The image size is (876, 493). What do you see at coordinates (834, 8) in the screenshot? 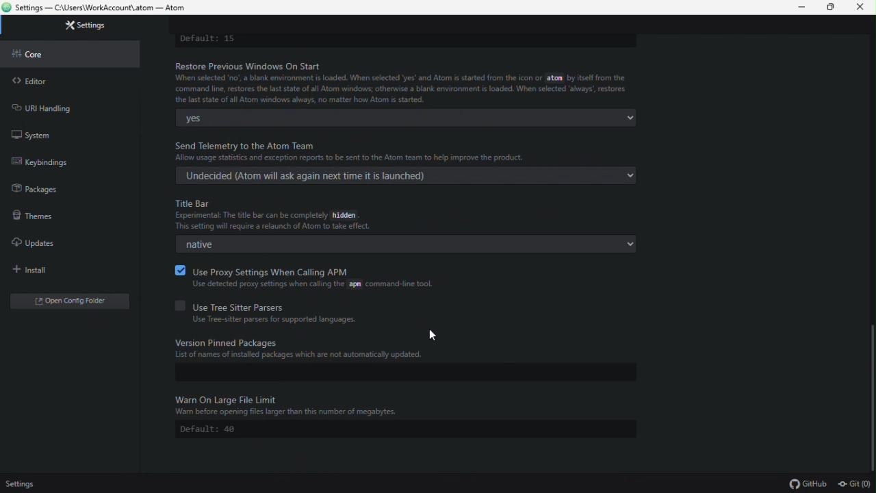
I see `restore` at bounding box center [834, 8].